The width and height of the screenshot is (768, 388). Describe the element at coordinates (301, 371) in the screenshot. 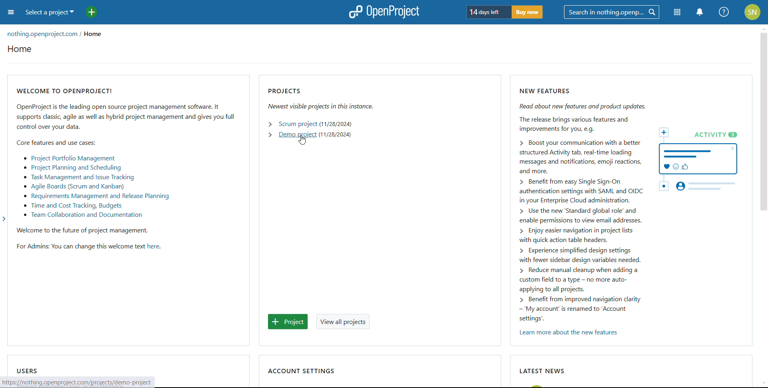

I see `account settings` at that location.